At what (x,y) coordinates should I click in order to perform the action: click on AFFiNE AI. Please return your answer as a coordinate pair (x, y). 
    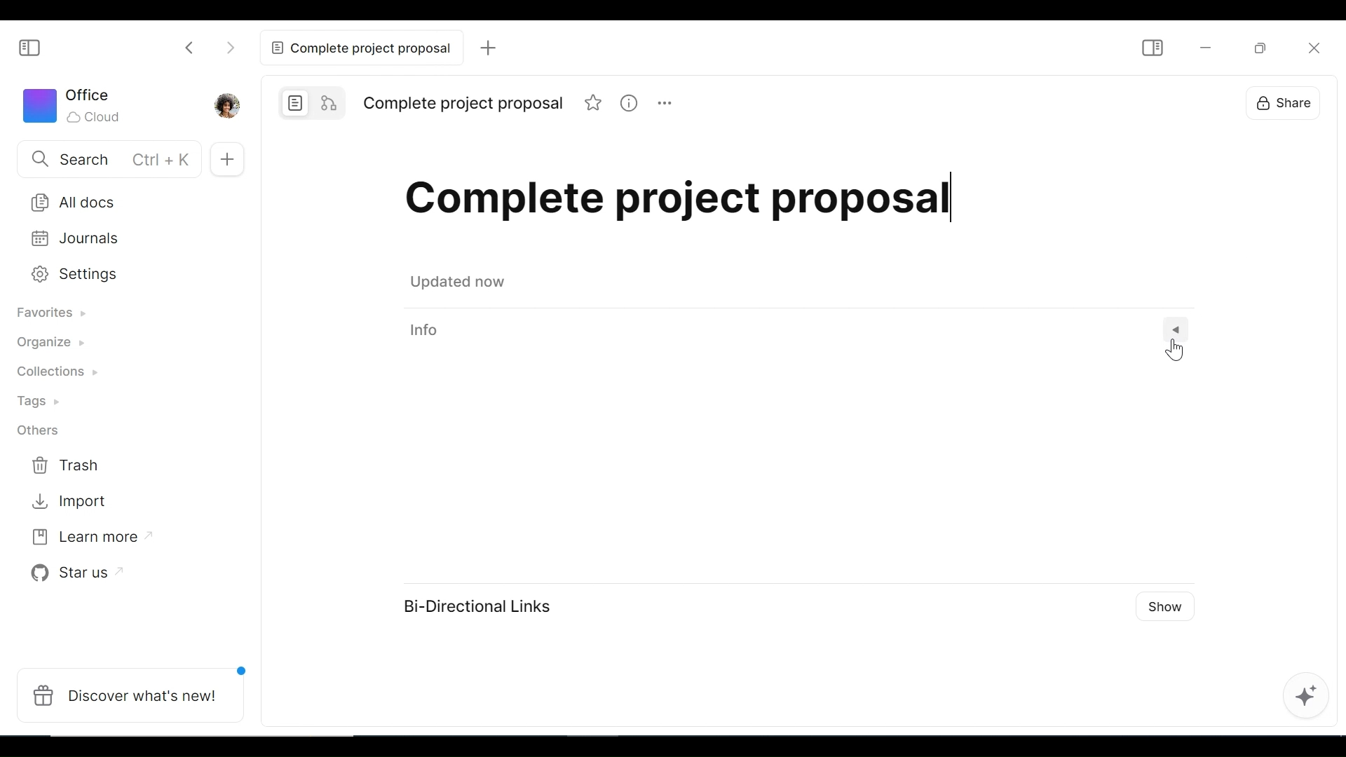
    Looking at the image, I should click on (1310, 696).